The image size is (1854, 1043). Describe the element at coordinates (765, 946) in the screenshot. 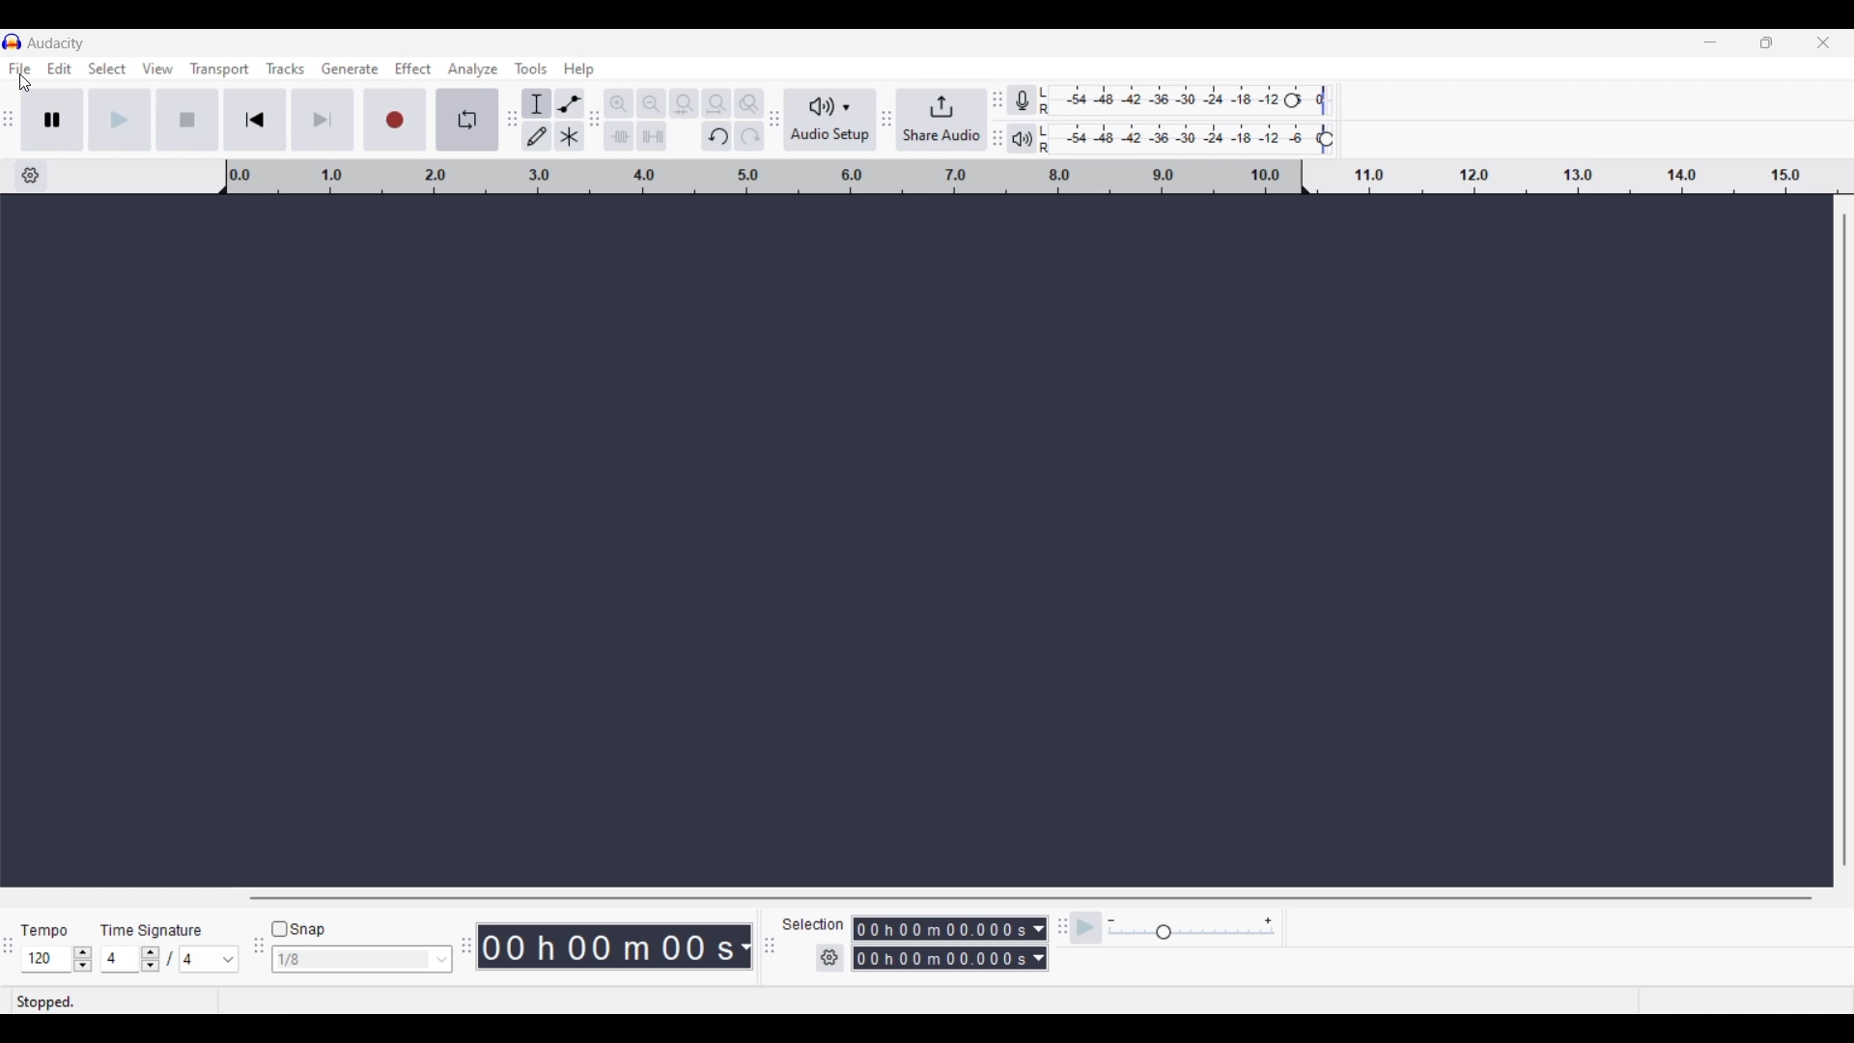

I see `selection toolbar` at that location.